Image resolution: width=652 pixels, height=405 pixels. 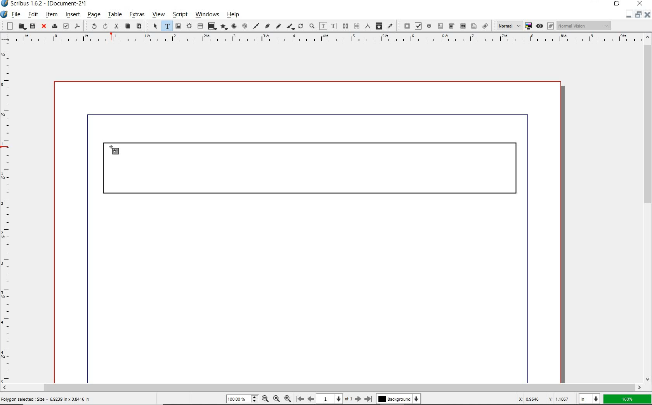 What do you see at coordinates (358, 399) in the screenshot?
I see `move to next` at bounding box center [358, 399].